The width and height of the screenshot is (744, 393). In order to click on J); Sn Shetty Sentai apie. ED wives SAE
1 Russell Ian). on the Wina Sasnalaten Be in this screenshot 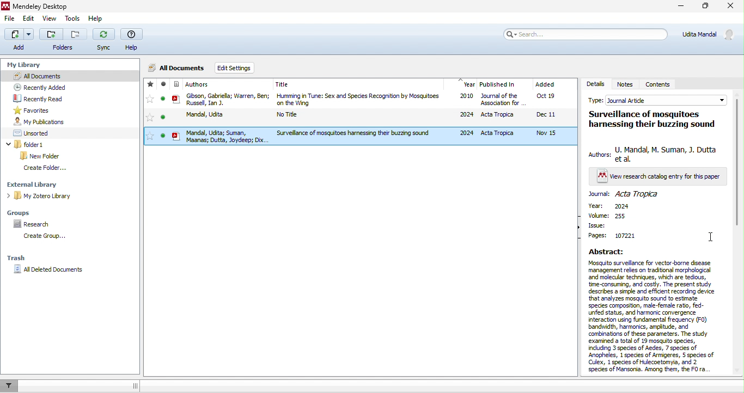, I will do `click(363, 100)`.